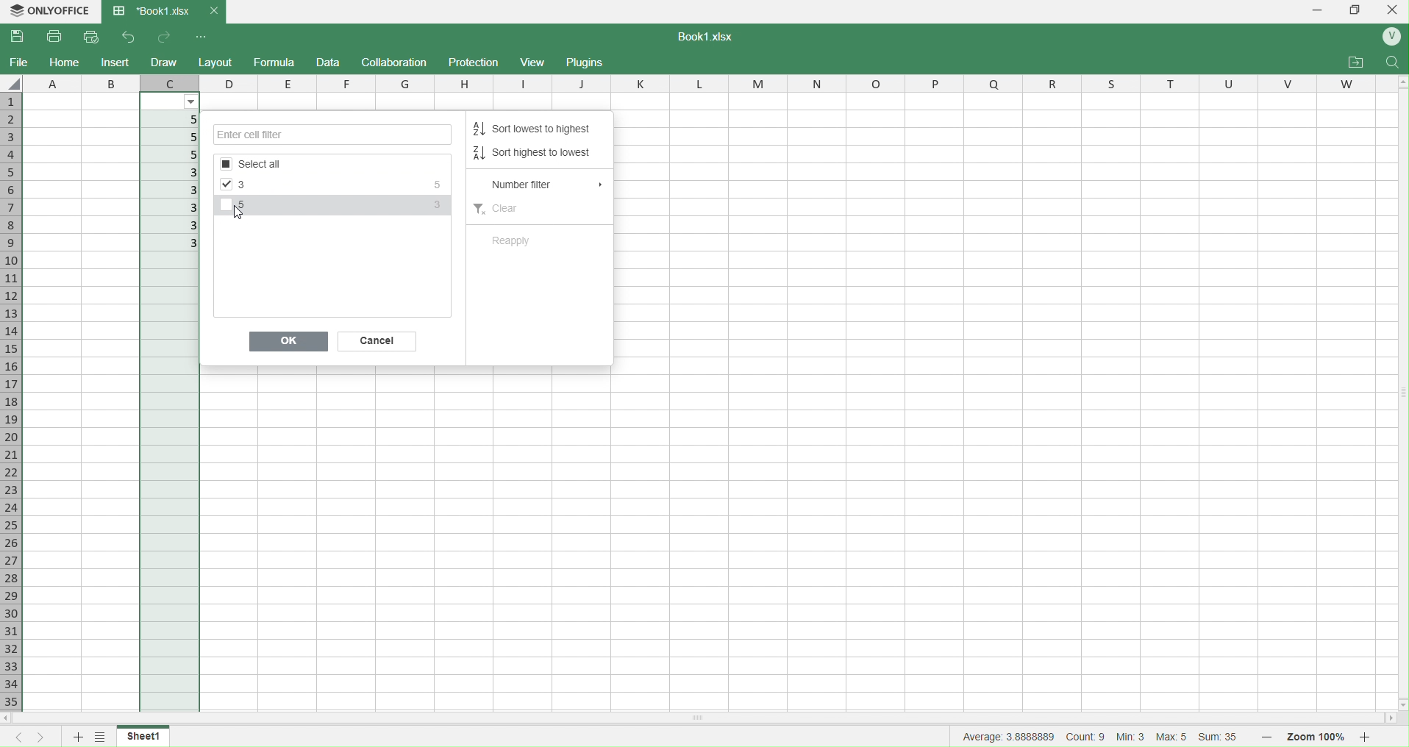  I want to click on Options, so click(323, 165).